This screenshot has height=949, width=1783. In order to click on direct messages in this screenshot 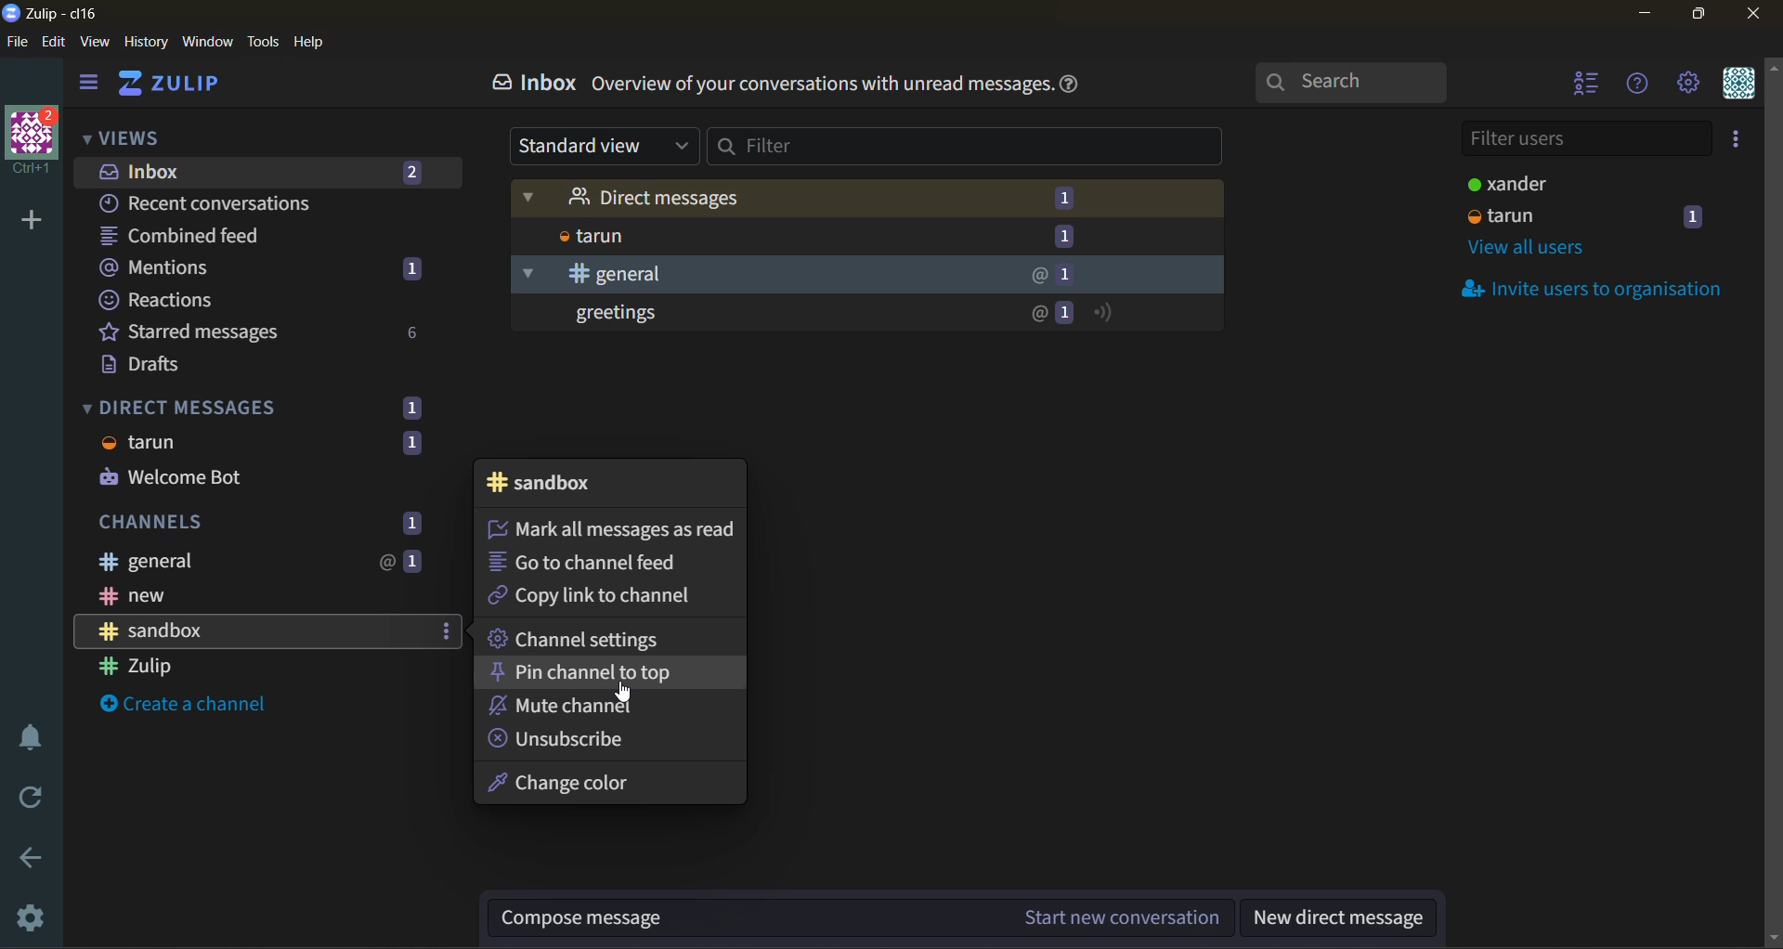, I will do `click(254, 440)`.